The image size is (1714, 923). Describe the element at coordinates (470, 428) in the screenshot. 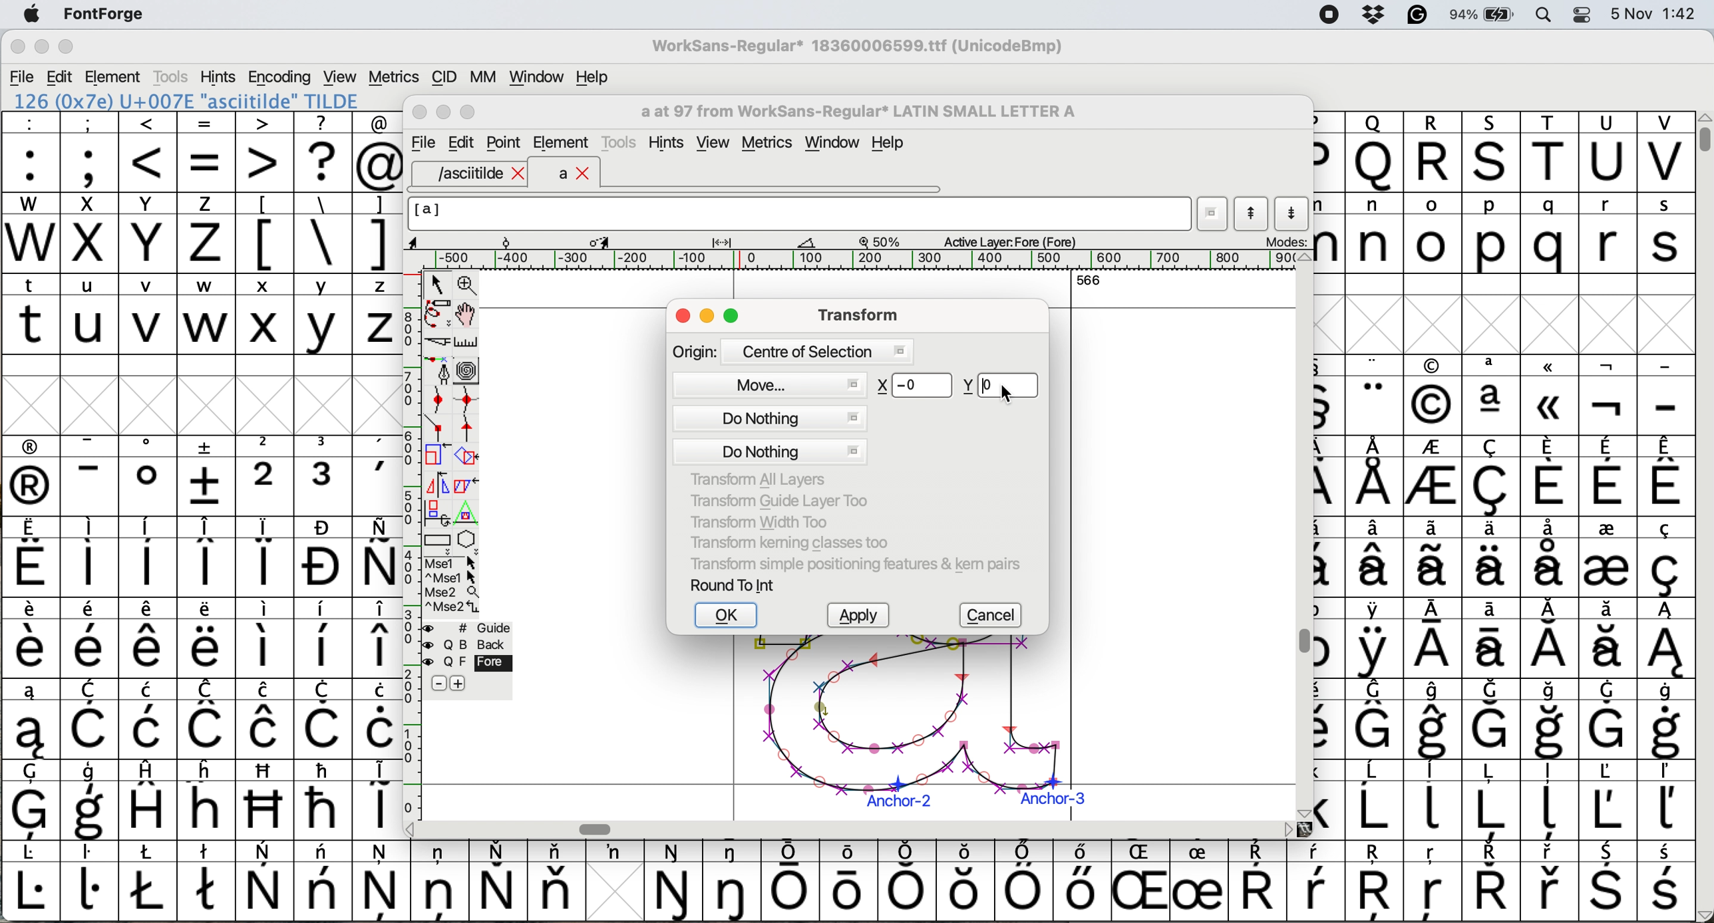

I see `add a tangent point` at that location.